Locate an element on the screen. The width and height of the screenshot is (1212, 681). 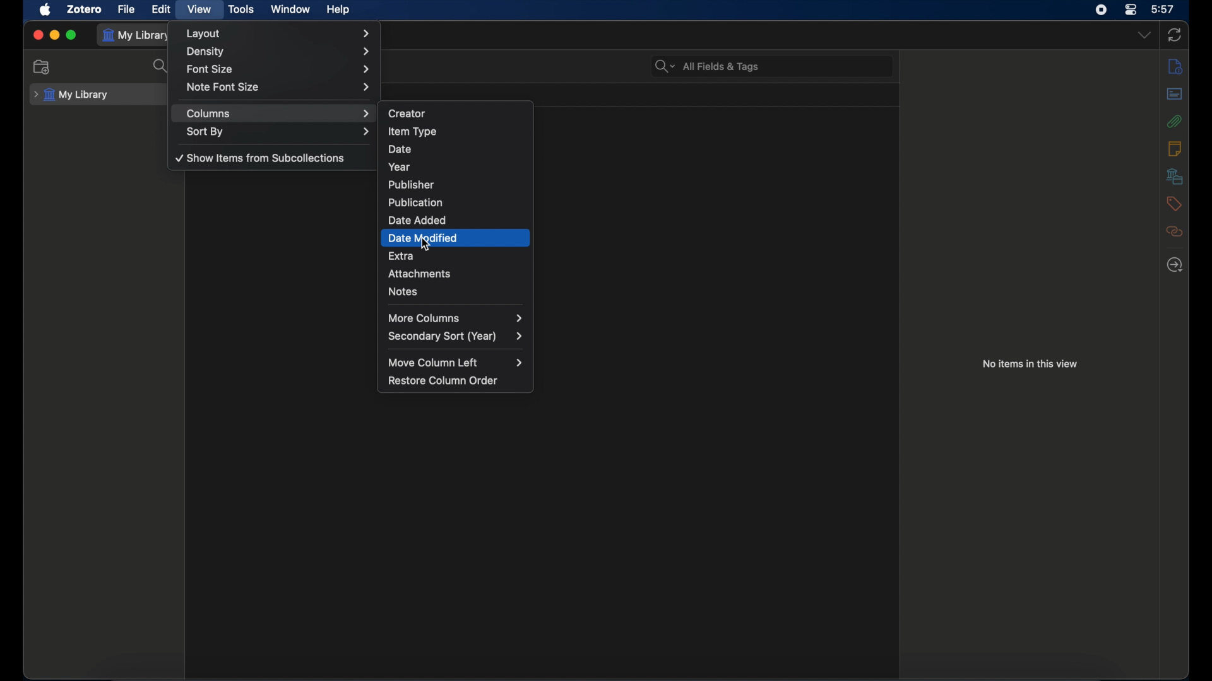
zotero is located at coordinates (83, 9).